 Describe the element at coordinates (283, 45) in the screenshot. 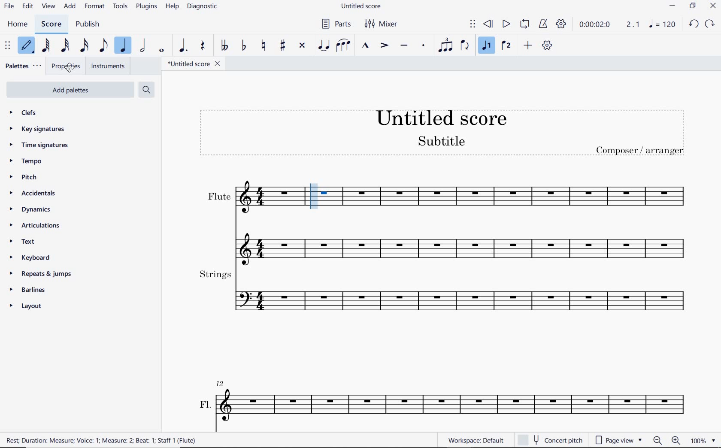

I see `TOGGLE SHARP` at that location.